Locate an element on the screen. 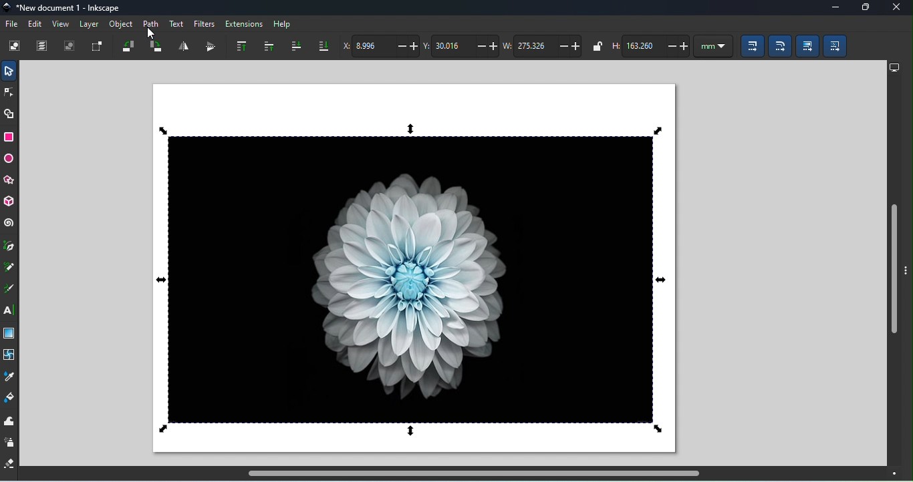 The height and width of the screenshot is (482, 913). paint bucket tool is located at coordinates (10, 398).